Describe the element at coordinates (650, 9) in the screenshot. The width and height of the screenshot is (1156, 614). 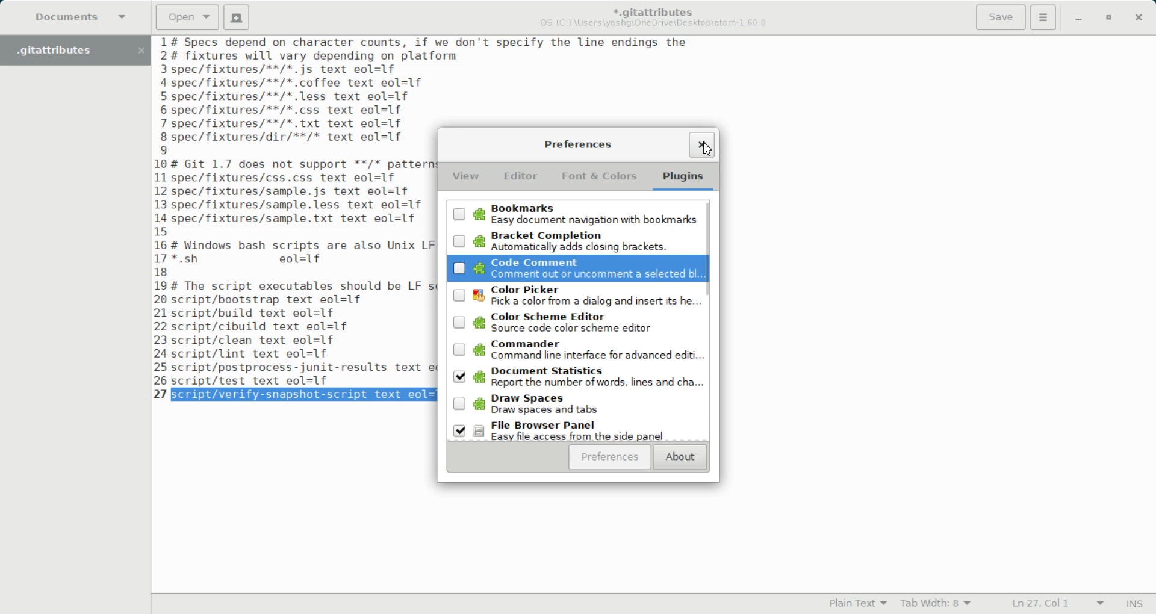
I see `*.gitattributes` at that location.